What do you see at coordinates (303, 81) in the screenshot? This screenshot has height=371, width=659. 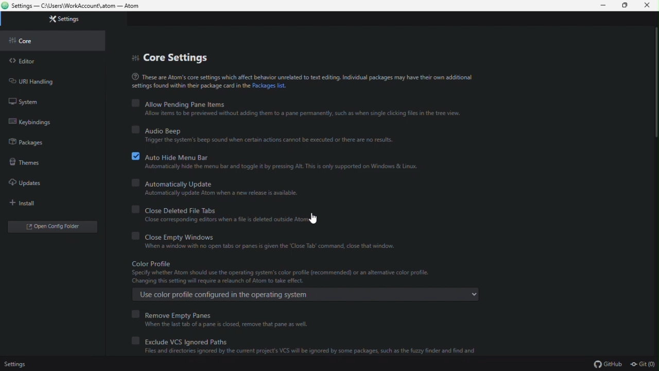 I see `® These are Atom's core settings which affect behavior unrelated to text editing. Individual packages may have their own additional
settings found within thei package card in the Peckages lst` at bounding box center [303, 81].